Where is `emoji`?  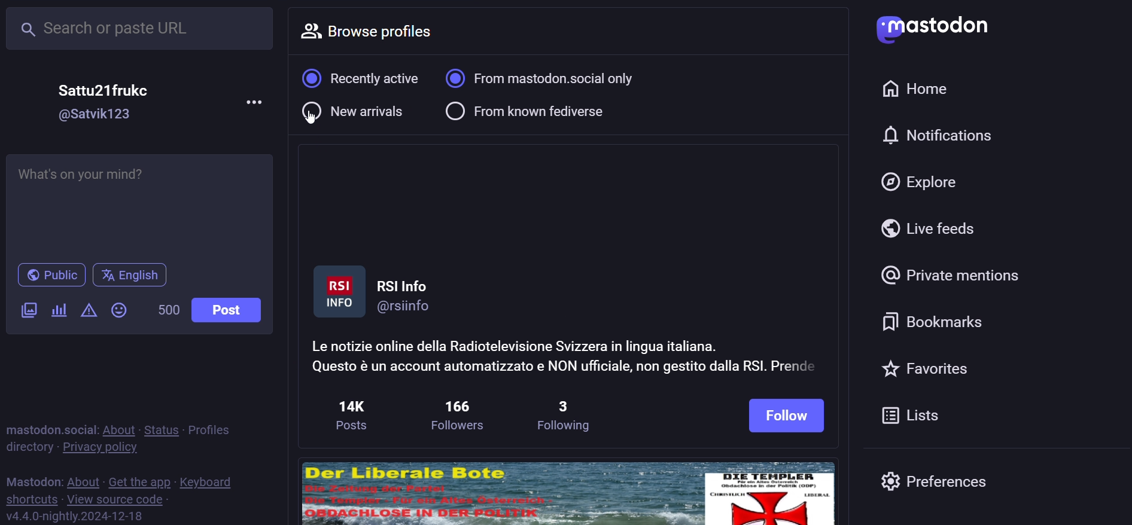
emoji is located at coordinates (118, 311).